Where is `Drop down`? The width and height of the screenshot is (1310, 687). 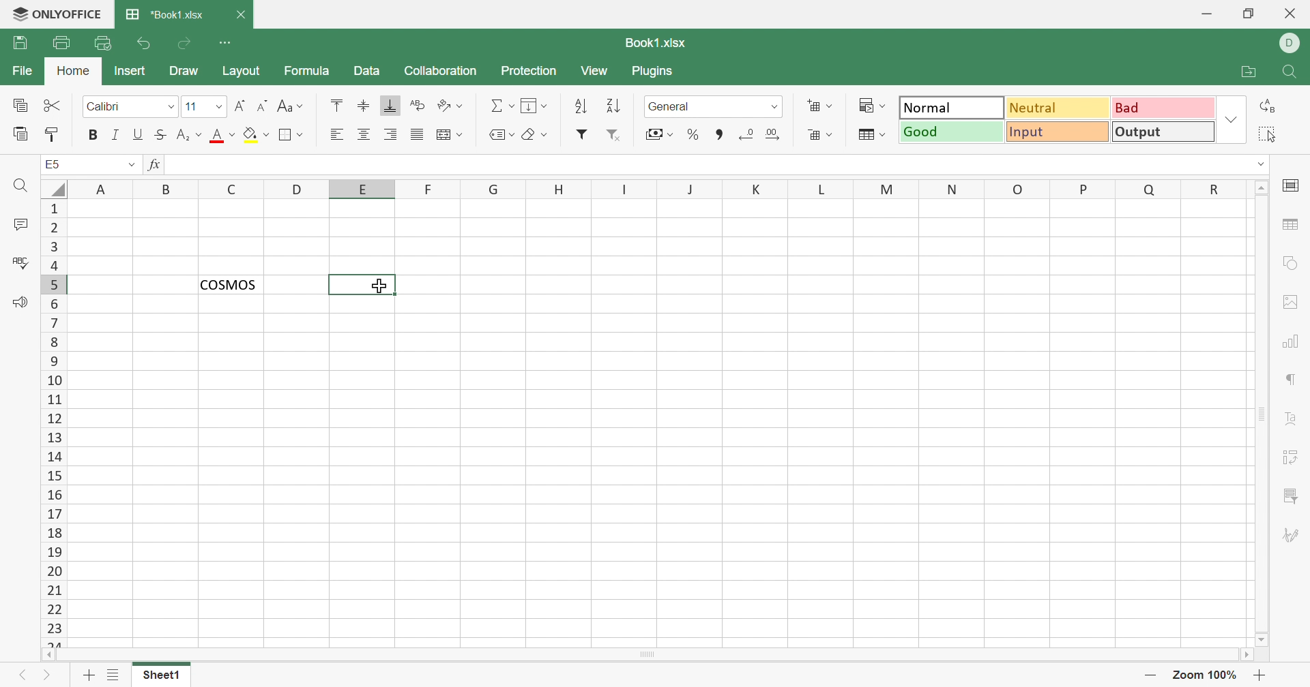
Drop down is located at coordinates (1259, 164).